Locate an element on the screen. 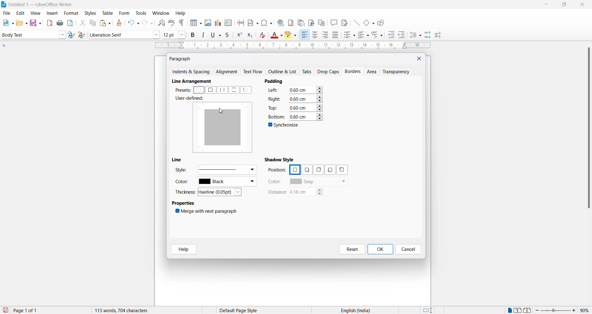  transparency is located at coordinates (398, 71).